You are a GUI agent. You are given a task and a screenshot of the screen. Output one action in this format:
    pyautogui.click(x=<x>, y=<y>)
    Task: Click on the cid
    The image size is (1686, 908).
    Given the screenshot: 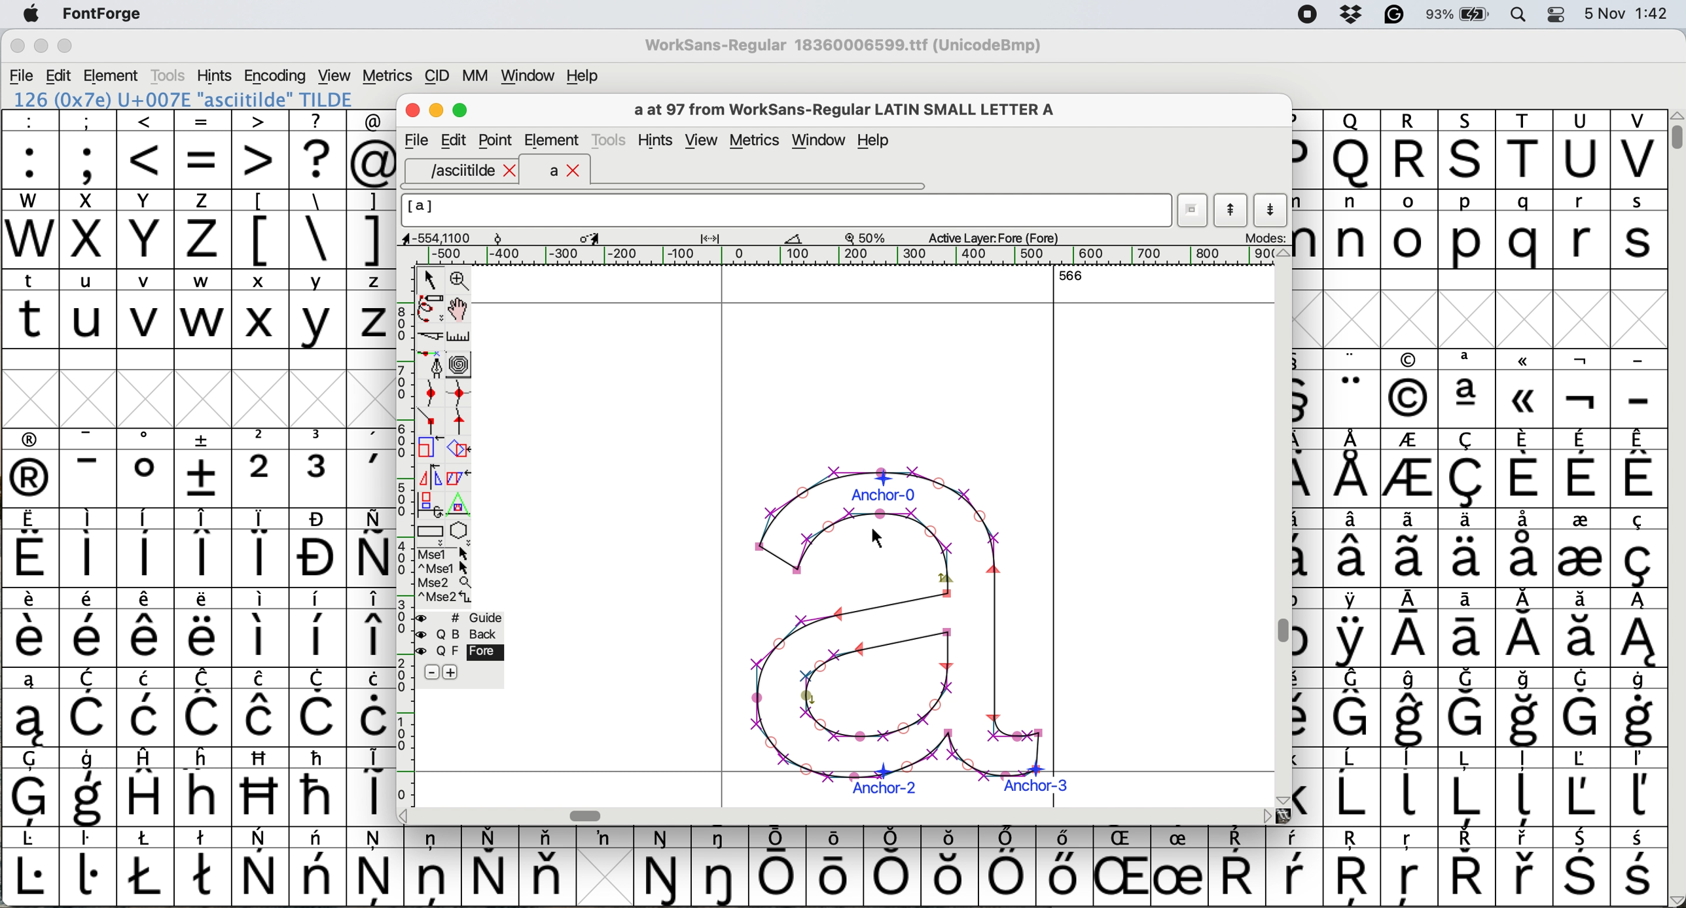 What is the action you would take?
    pyautogui.click(x=435, y=77)
    